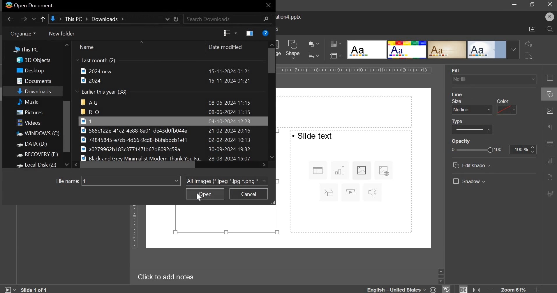 The height and width of the screenshot is (293, 557). Describe the element at coordinates (166, 121) in the screenshot. I see `image file` at that location.